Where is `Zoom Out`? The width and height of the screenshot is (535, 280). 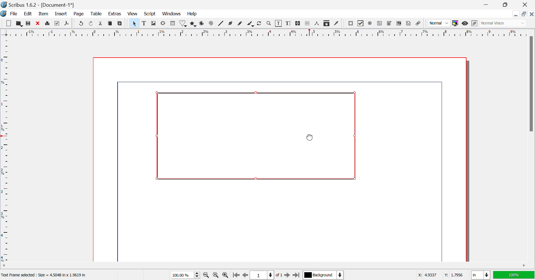
Zoom Out is located at coordinates (207, 275).